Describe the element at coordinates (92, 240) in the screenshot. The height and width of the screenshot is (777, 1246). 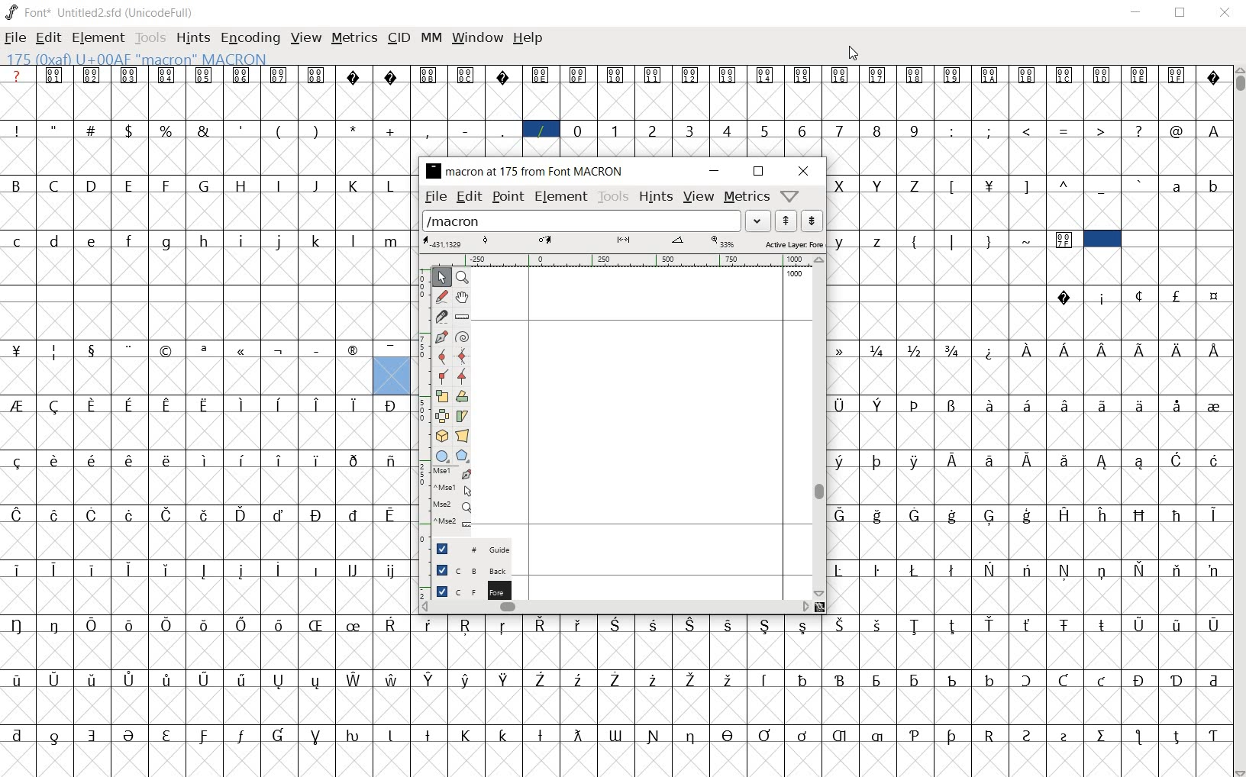
I see `e` at that location.